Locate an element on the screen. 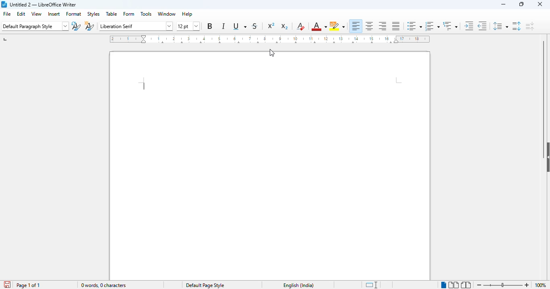 The width and height of the screenshot is (550, 289). minimize is located at coordinates (504, 4).